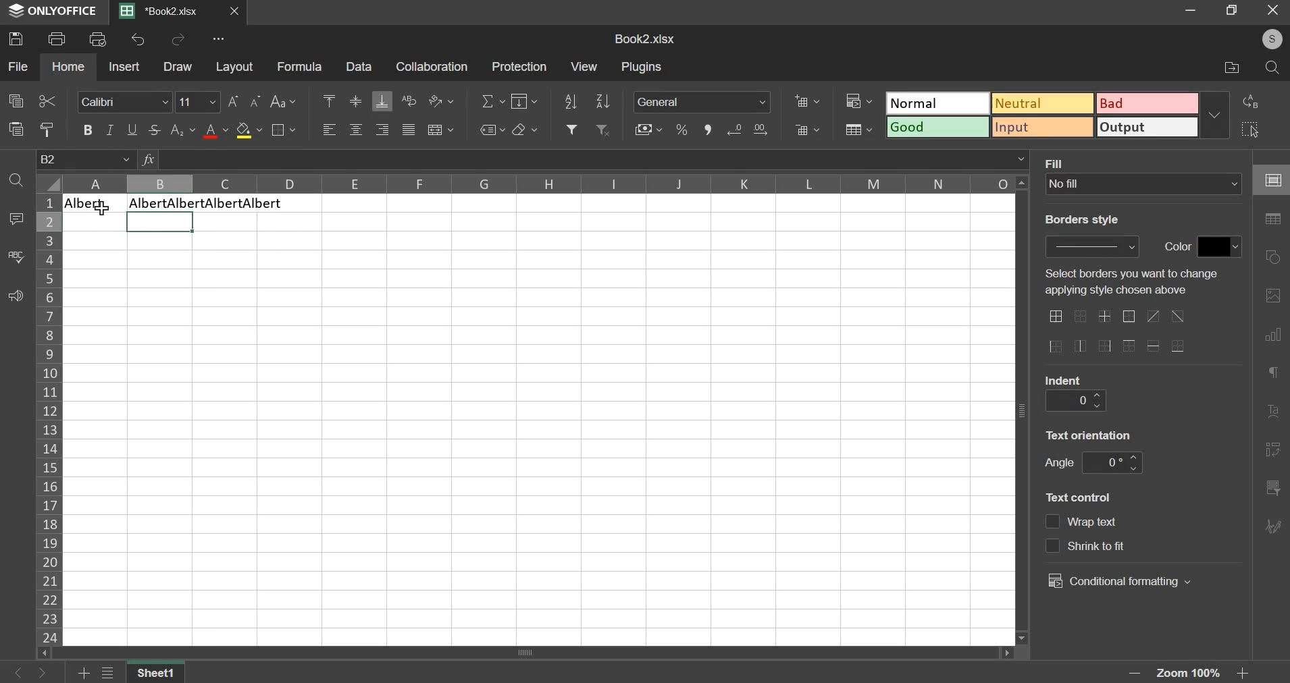 This screenshot has height=683, width=1290. I want to click on font size, so click(199, 101).